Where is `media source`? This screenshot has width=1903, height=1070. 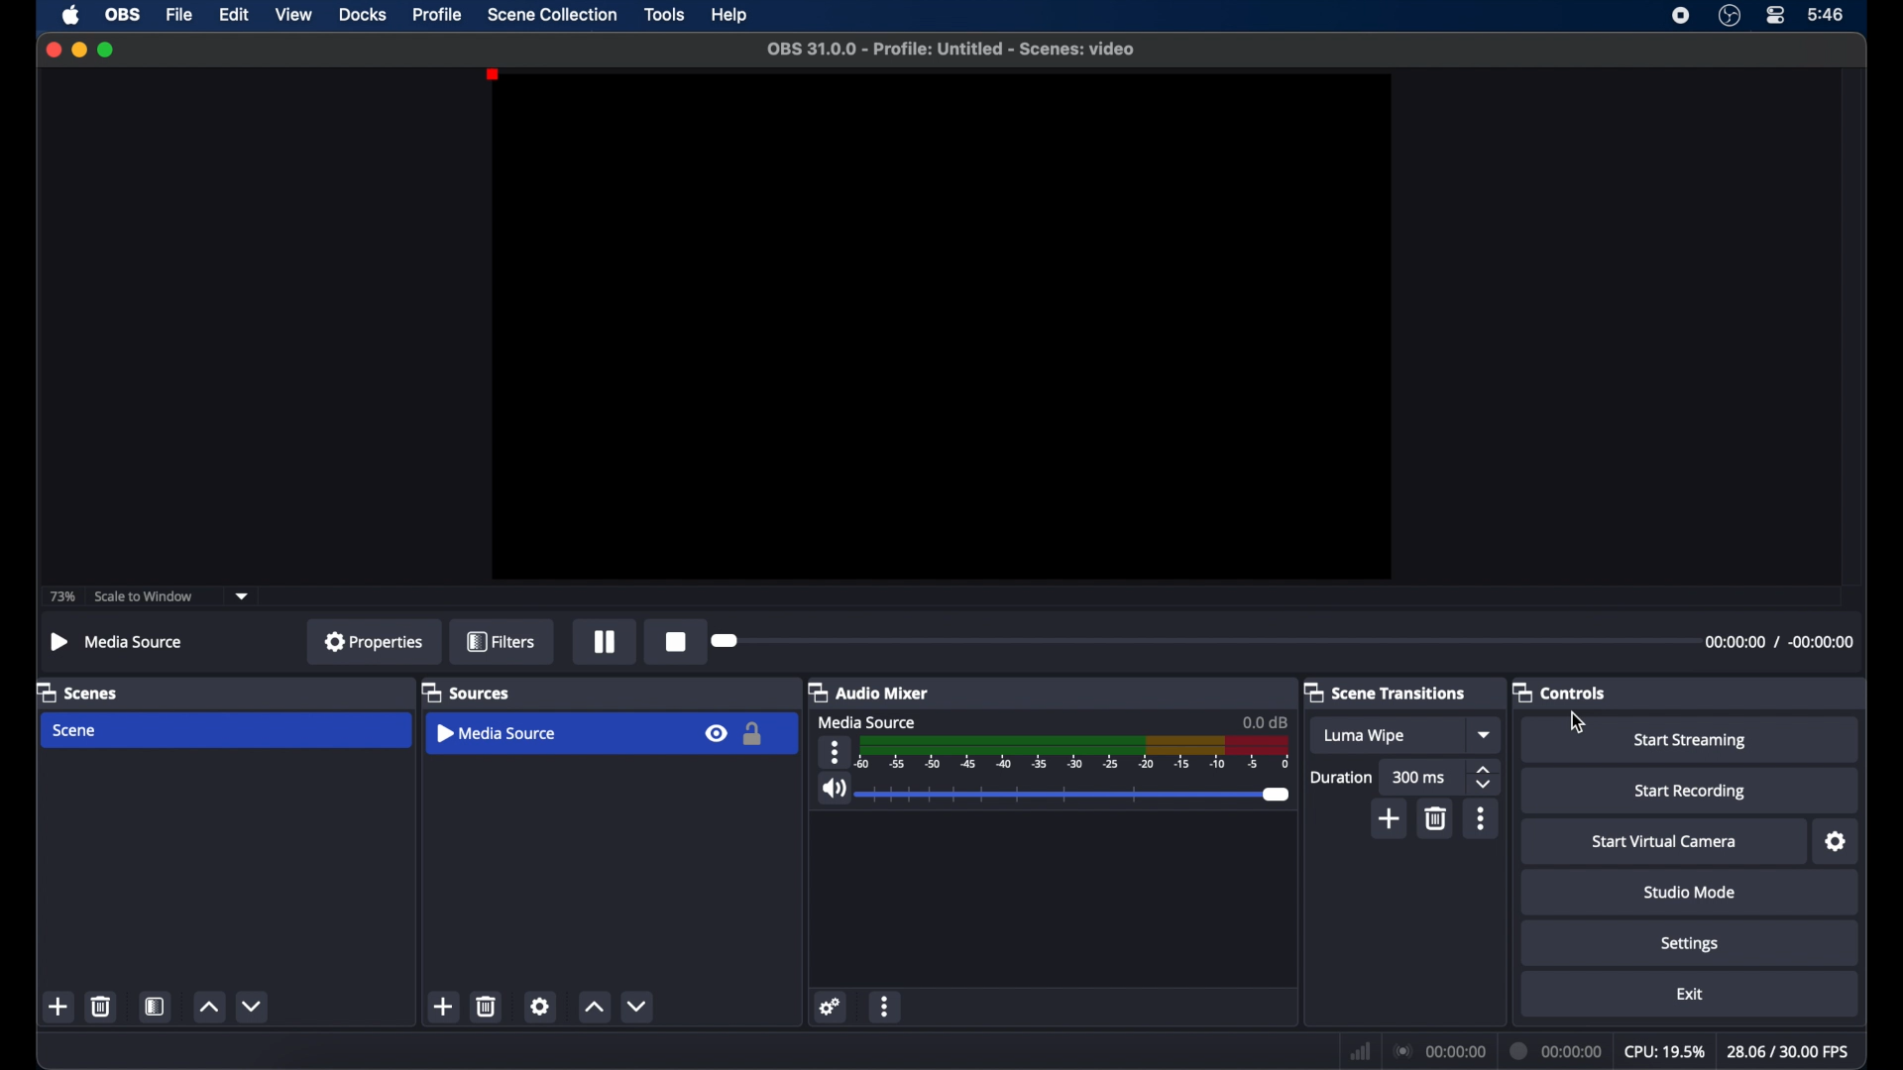 media source is located at coordinates (498, 733).